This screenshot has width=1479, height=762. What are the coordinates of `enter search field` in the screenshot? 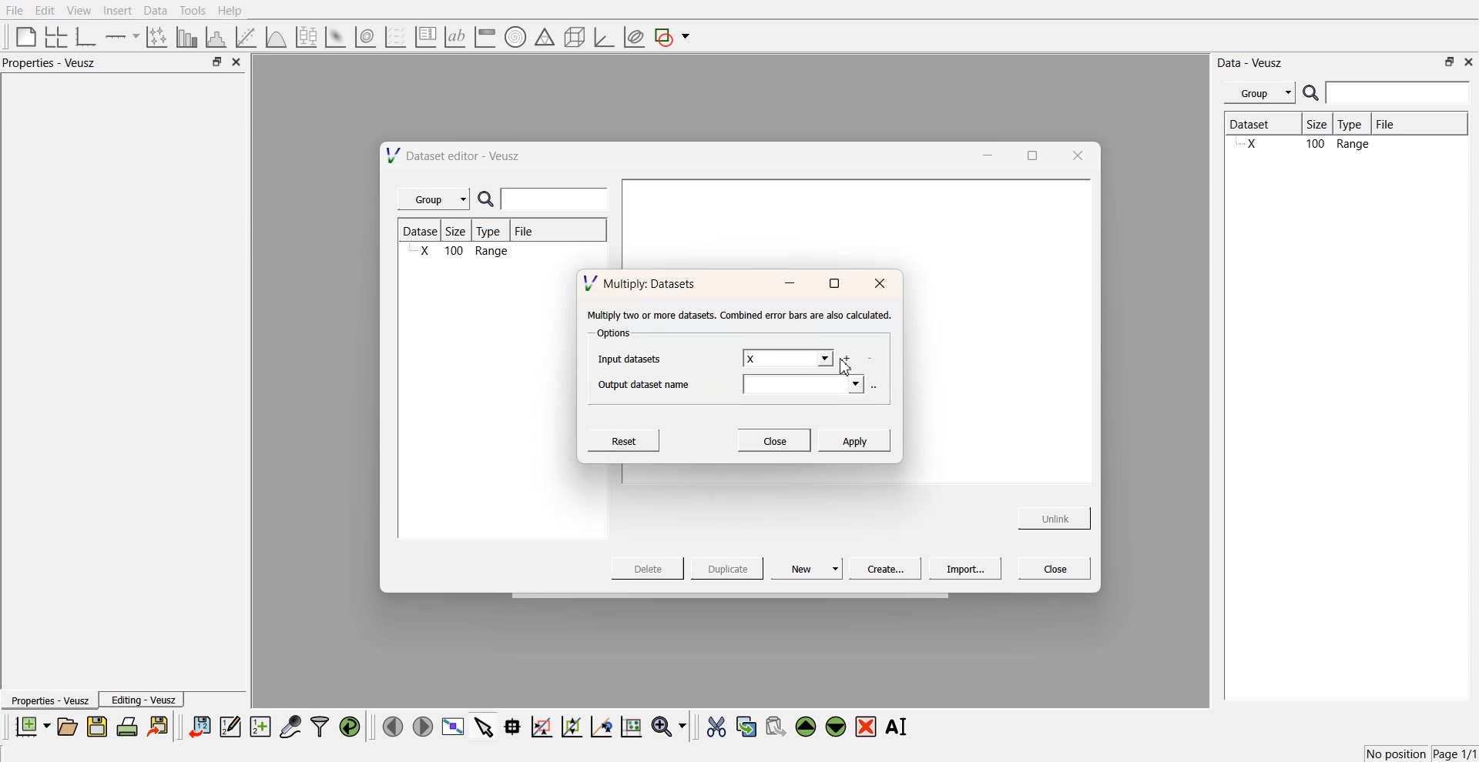 It's located at (1400, 93).